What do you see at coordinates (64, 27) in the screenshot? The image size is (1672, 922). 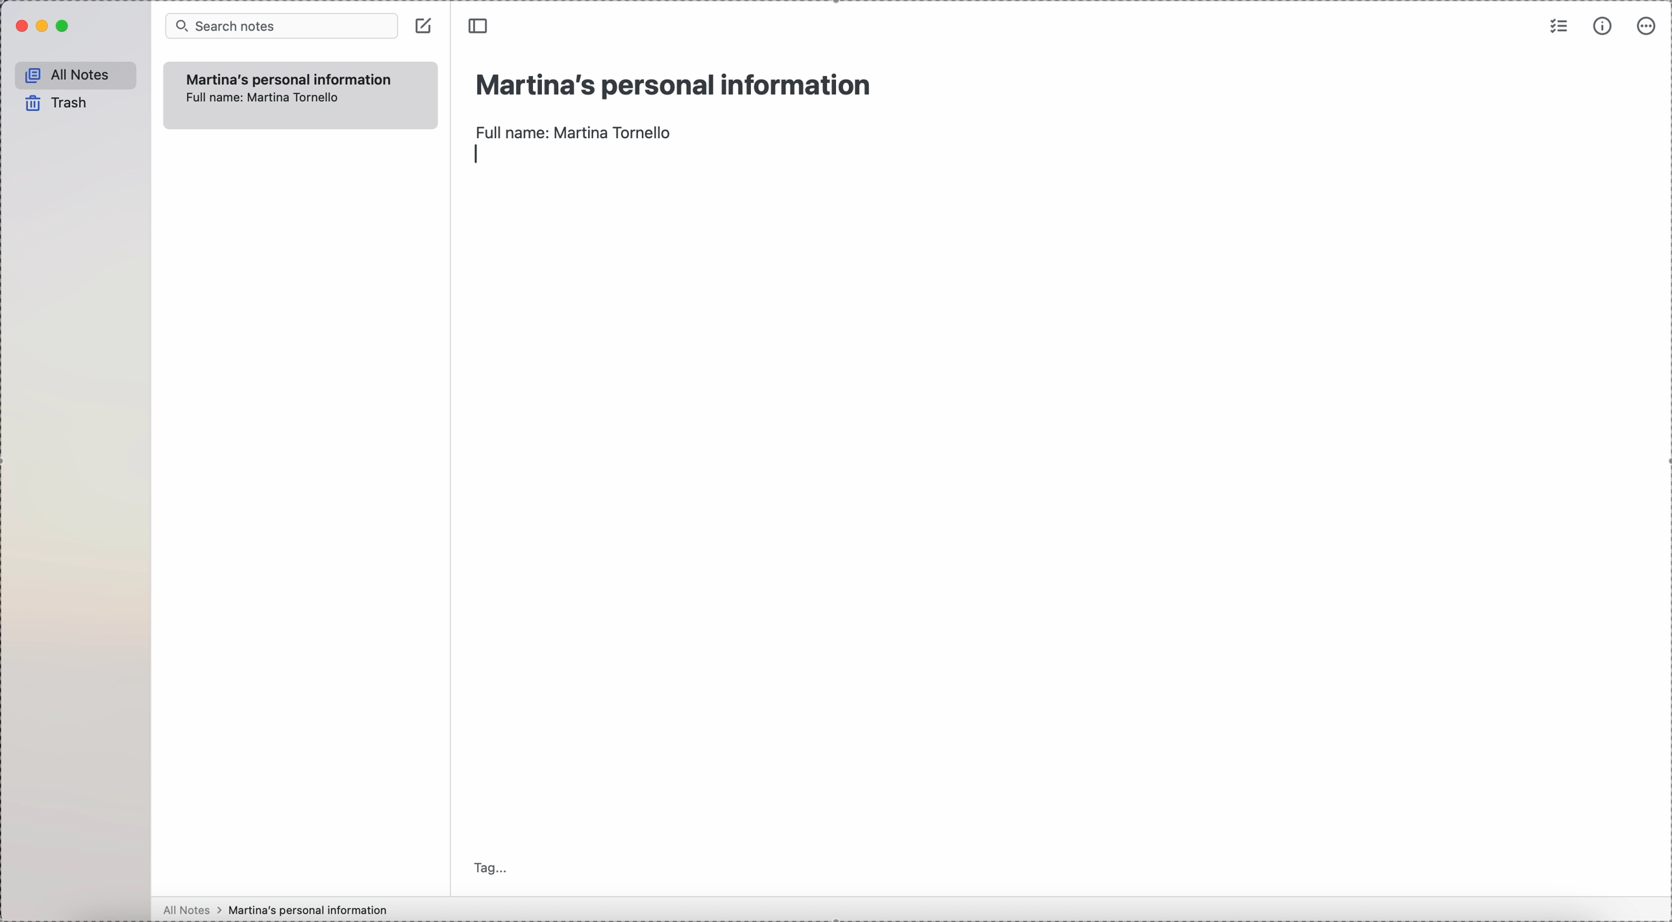 I see `maximize Simplenote` at bounding box center [64, 27].